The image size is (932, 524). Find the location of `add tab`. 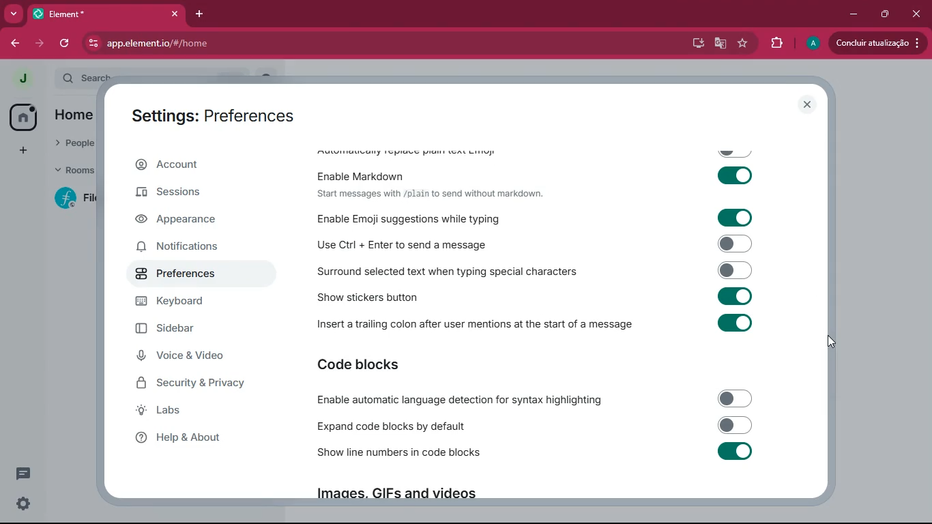

add tab is located at coordinates (199, 14).